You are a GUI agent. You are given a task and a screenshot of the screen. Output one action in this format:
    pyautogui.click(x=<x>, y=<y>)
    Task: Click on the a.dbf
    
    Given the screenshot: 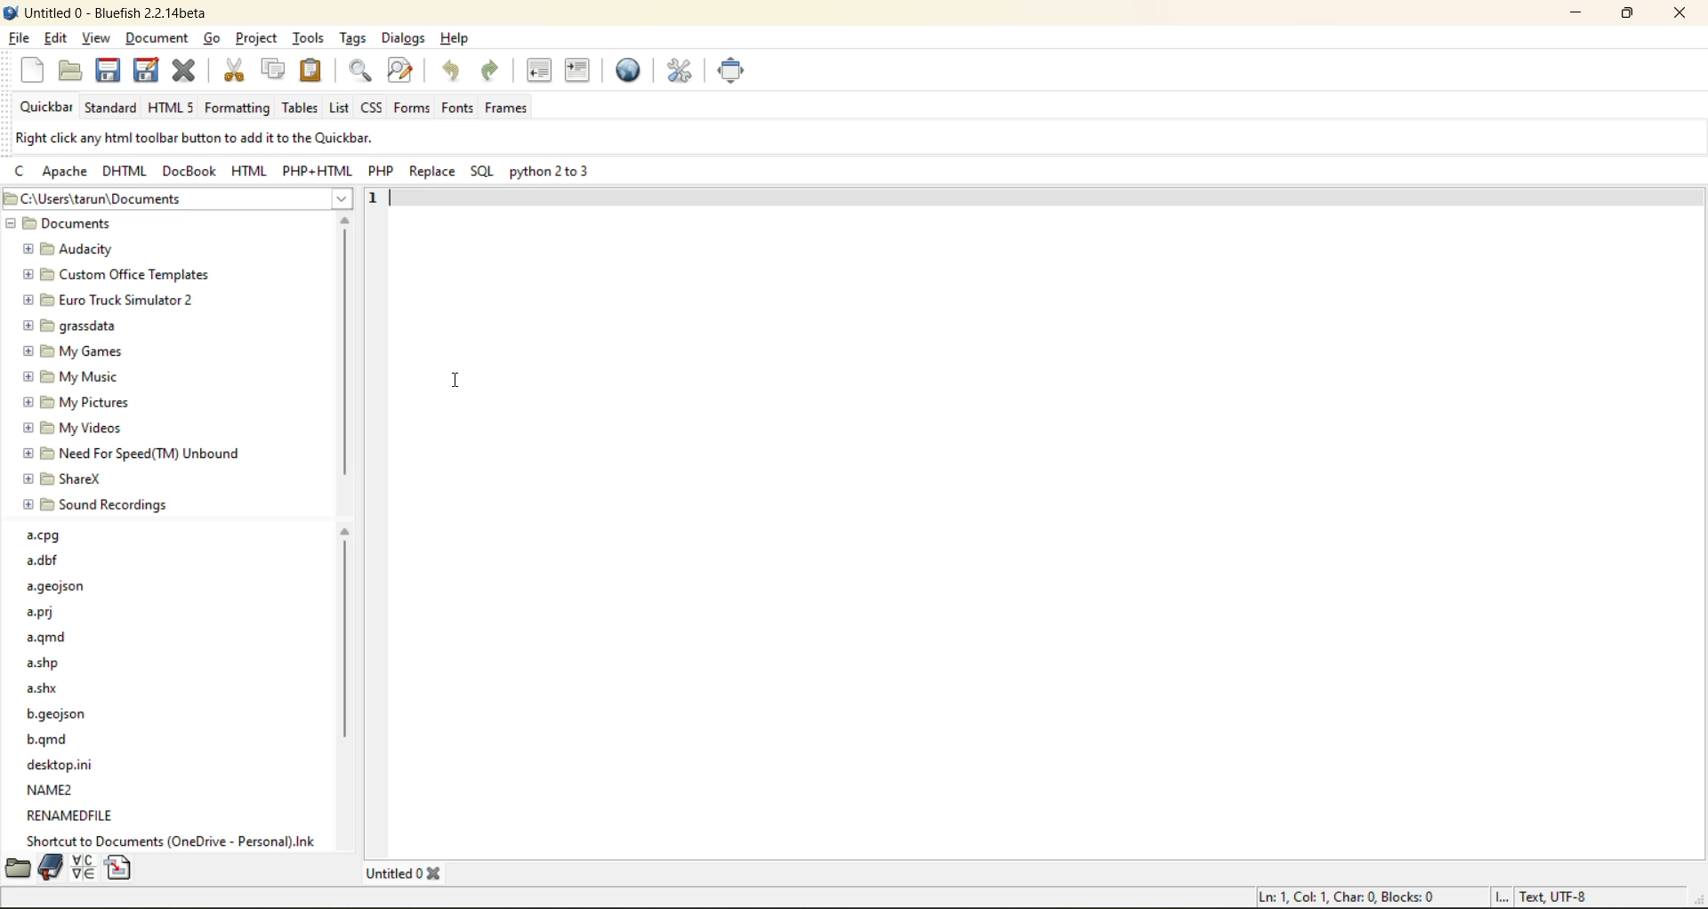 What is the action you would take?
    pyautogui.click(x=43, y=561)
    